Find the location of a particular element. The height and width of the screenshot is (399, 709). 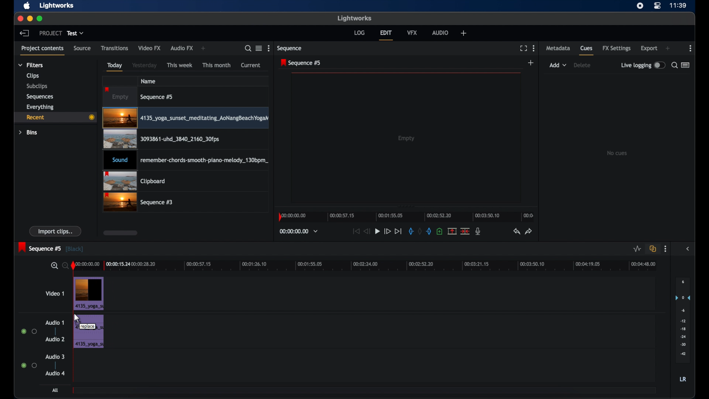

edit is located at coordinates (386, 35).